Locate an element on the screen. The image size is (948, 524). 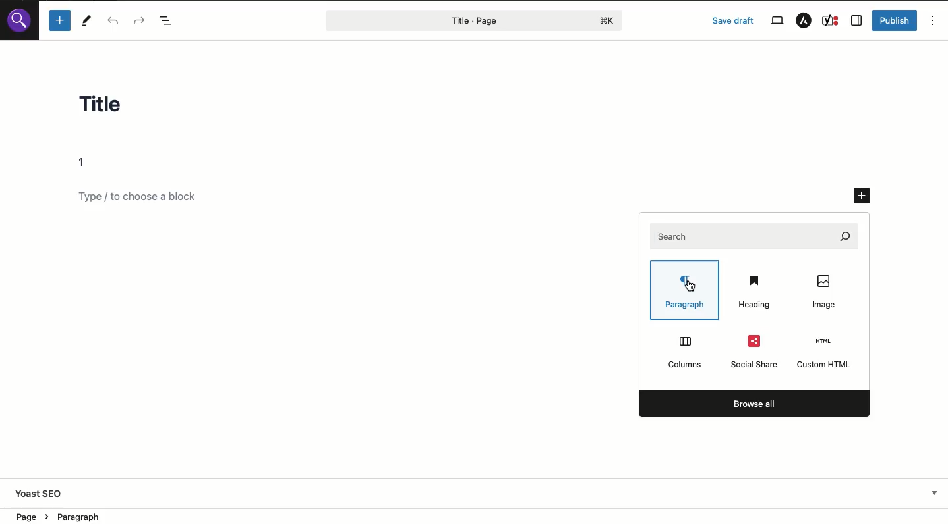
Add block is located at coordinates (149, 197).